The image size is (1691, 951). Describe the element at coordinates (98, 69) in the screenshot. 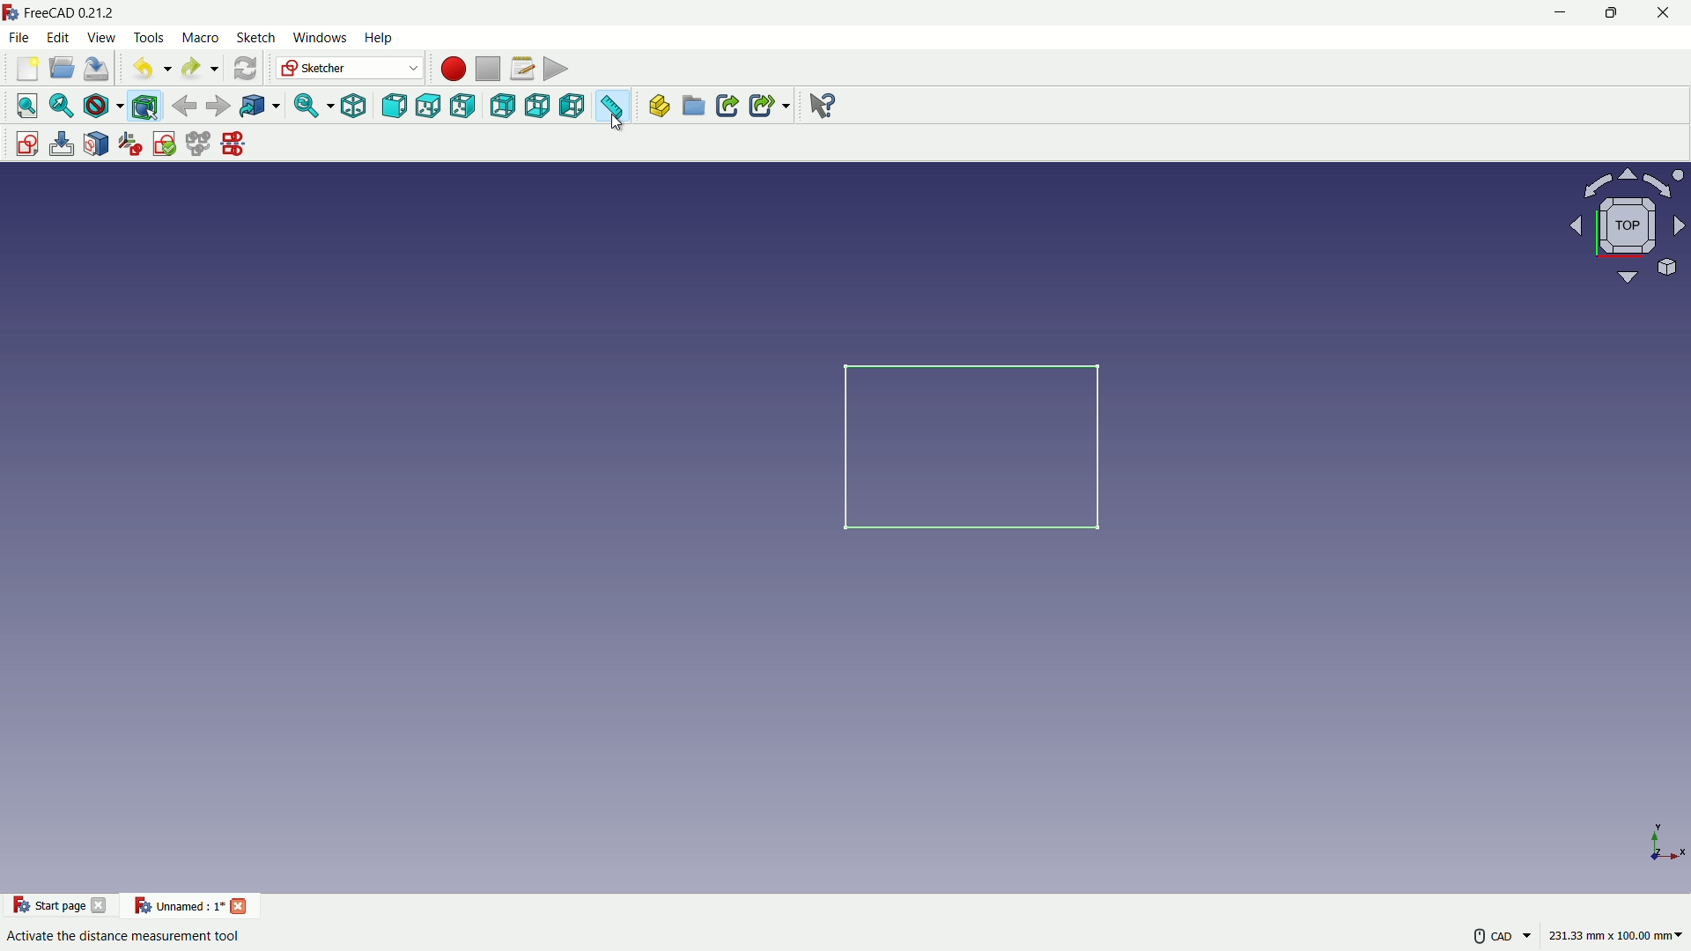

I see `save` at that location.